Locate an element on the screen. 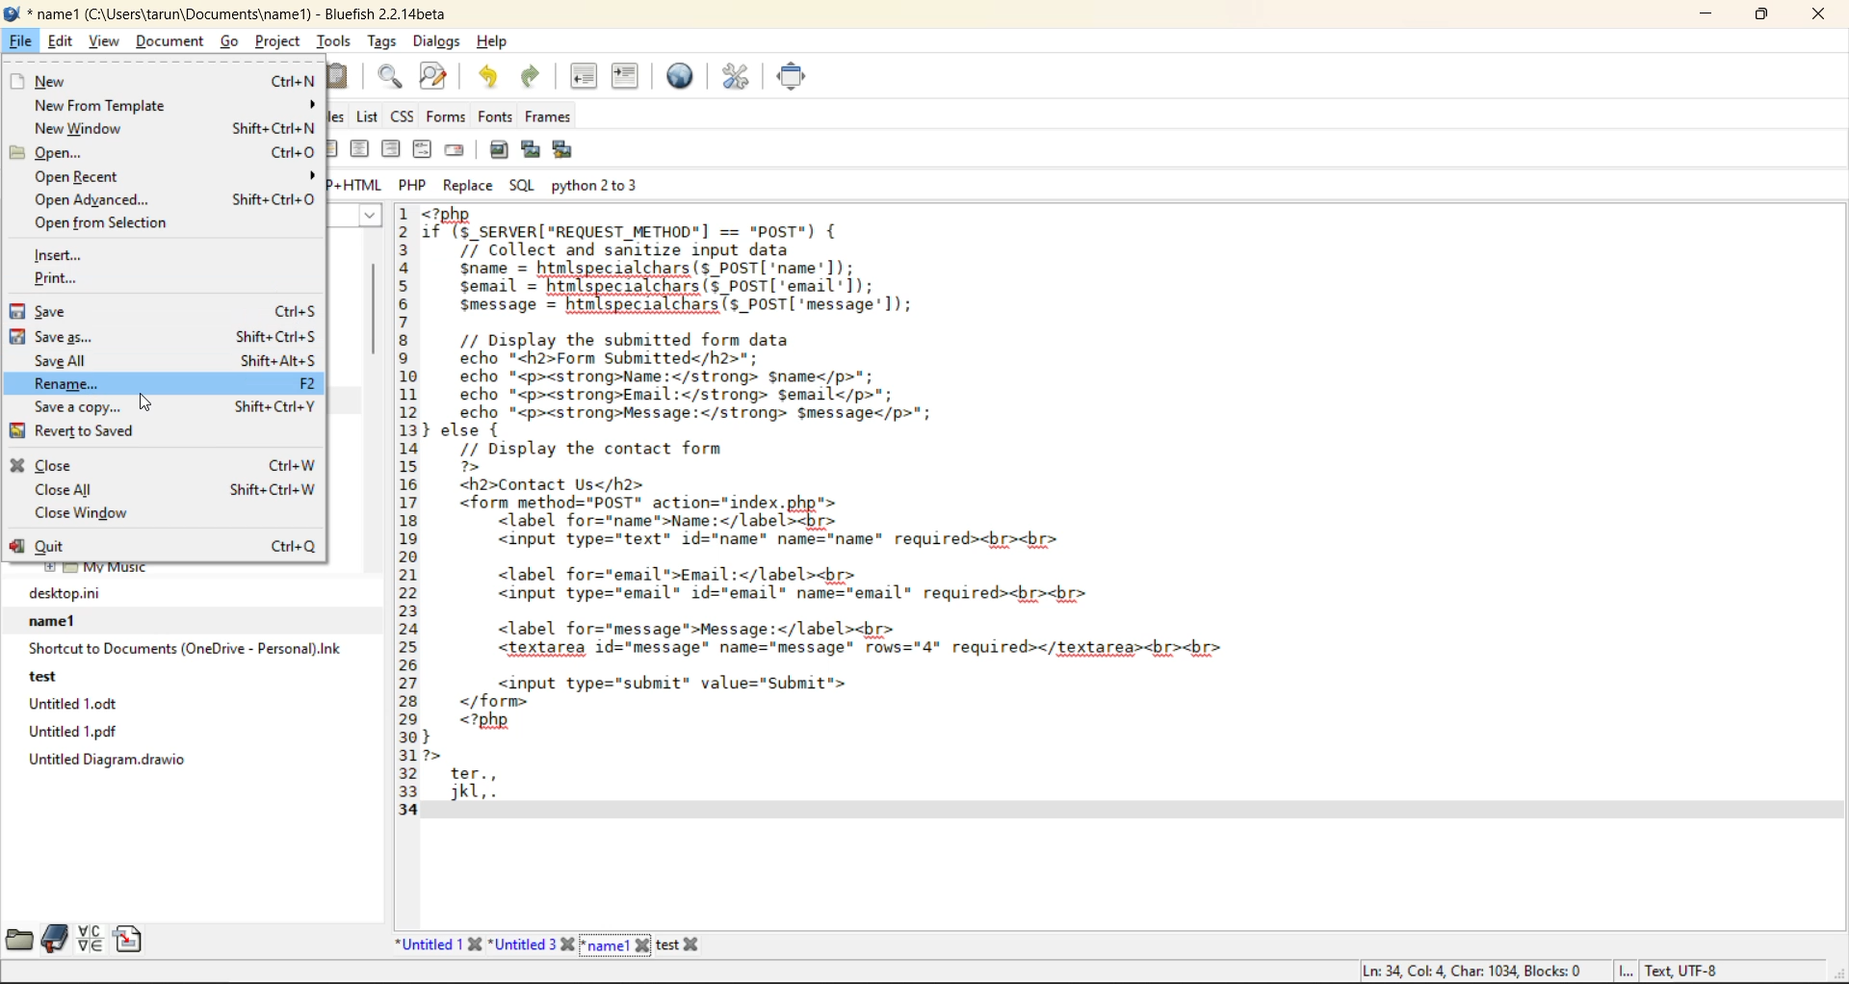 This screenshot has width=1849, height=984. insert multiple thumbnail is located at coordinates (560, 150).